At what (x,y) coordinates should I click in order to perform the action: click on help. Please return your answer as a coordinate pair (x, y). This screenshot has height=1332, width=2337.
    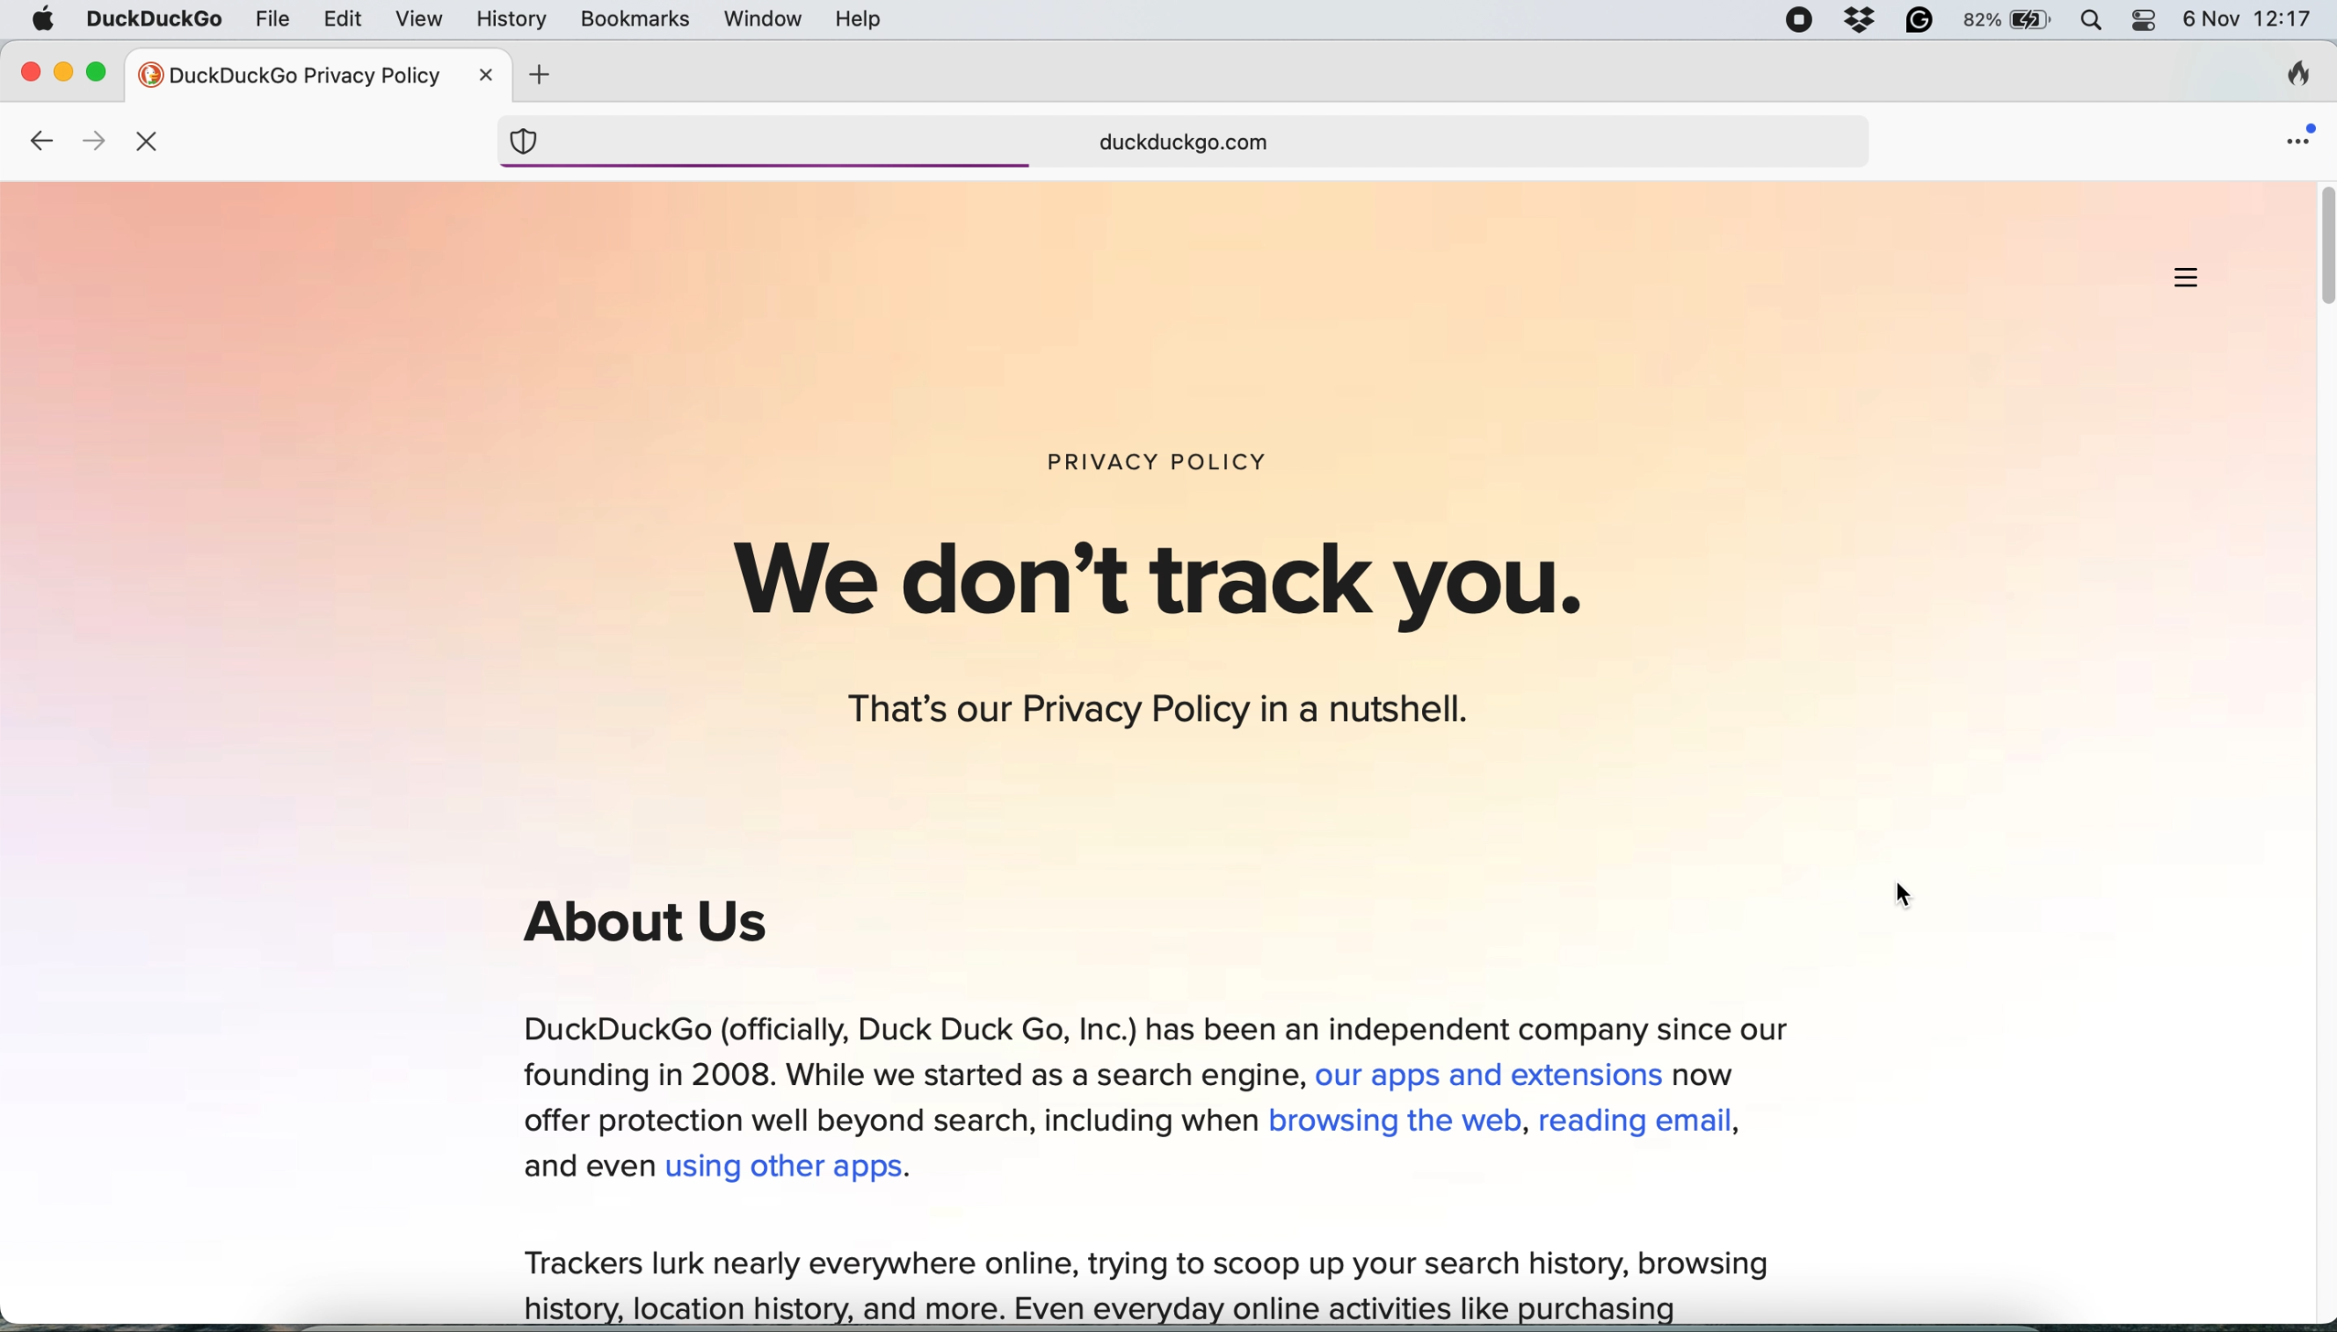
    Looking at the image, I should click on (856, 21).